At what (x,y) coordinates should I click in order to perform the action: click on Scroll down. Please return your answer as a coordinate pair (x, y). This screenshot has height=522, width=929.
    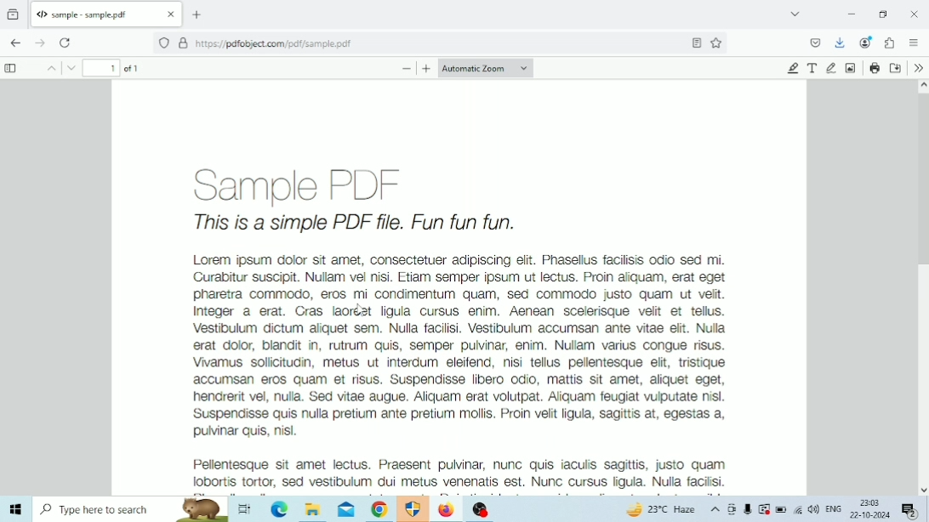
    Looking at the image, I should click on (923, 490).